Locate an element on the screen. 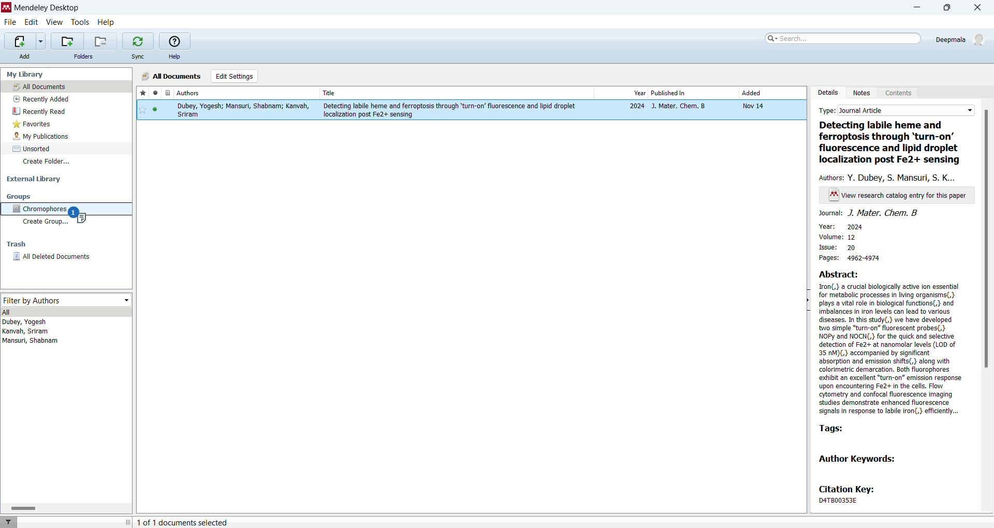  file is located at coordinates (10, 23).